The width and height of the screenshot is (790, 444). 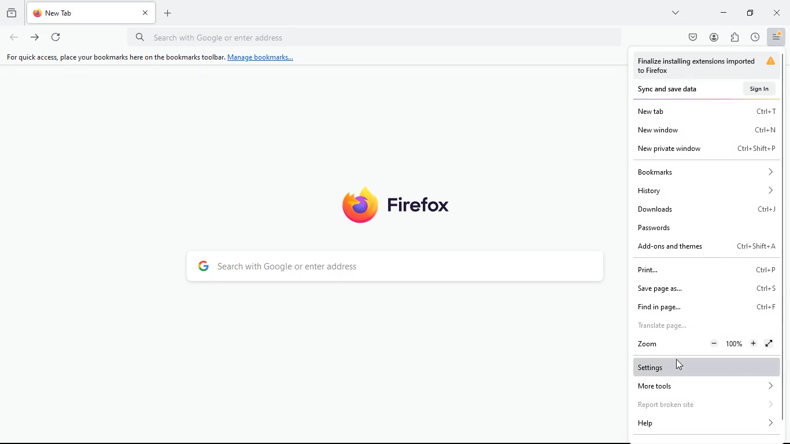 What do you see at coordinates (736, 343) in the screenshot?
I see `Zoom Percentage` at bounding box center [736, 343].